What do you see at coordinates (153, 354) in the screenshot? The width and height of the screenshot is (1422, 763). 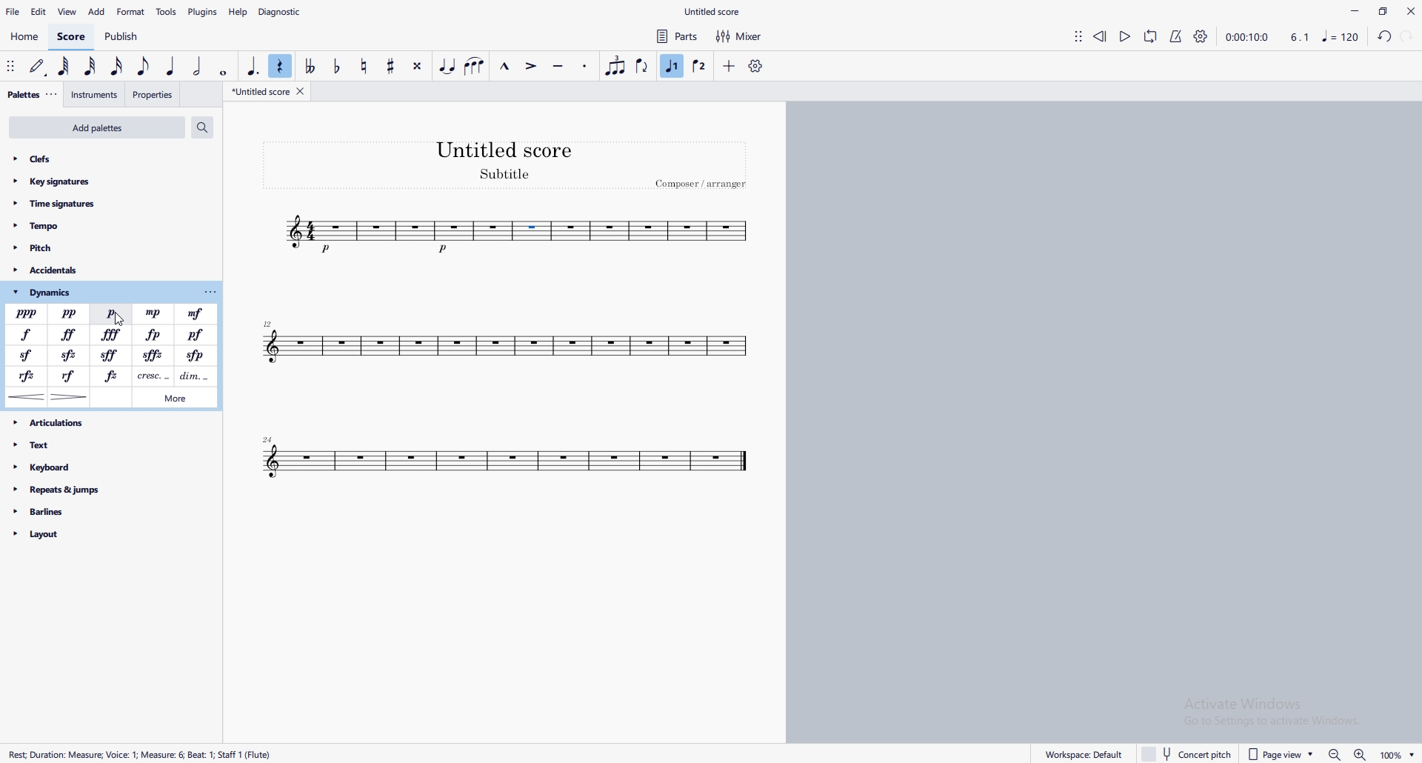 I see `sforzato` at bounding box center [153, 354].